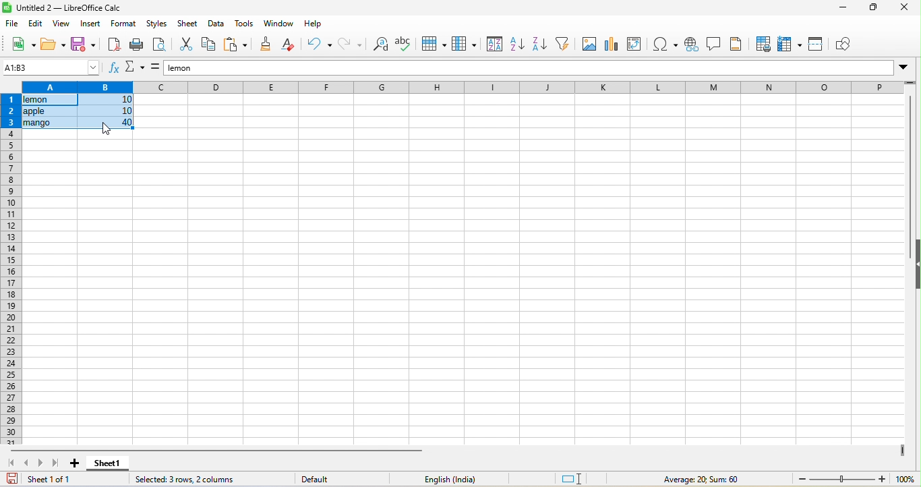 The width and height of the screenshot is (921, 487). What do you see at coordinates (63, 25) in the screenshot?
I see `view` at bounding box center [63, 25].